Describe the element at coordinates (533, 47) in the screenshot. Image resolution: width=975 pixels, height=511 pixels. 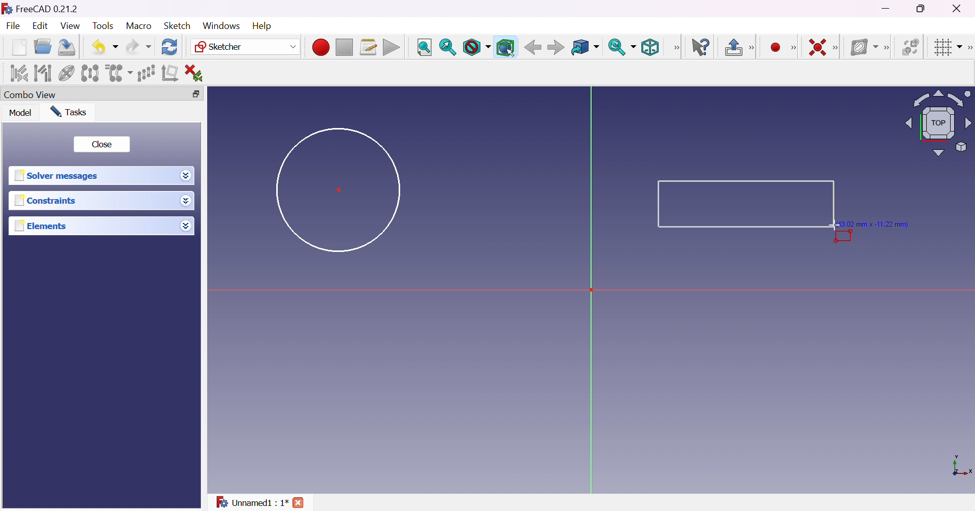
I see `Back` at that location.